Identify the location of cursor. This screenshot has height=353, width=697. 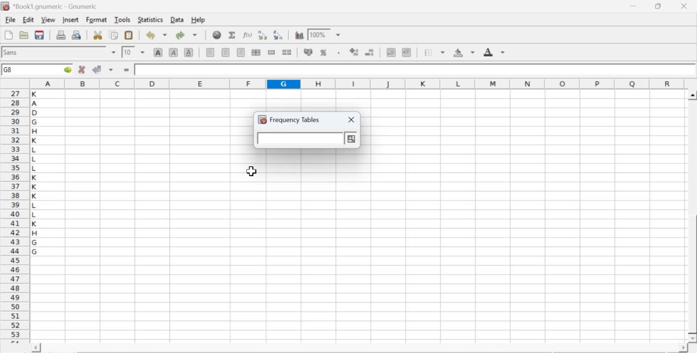
(252, 172).